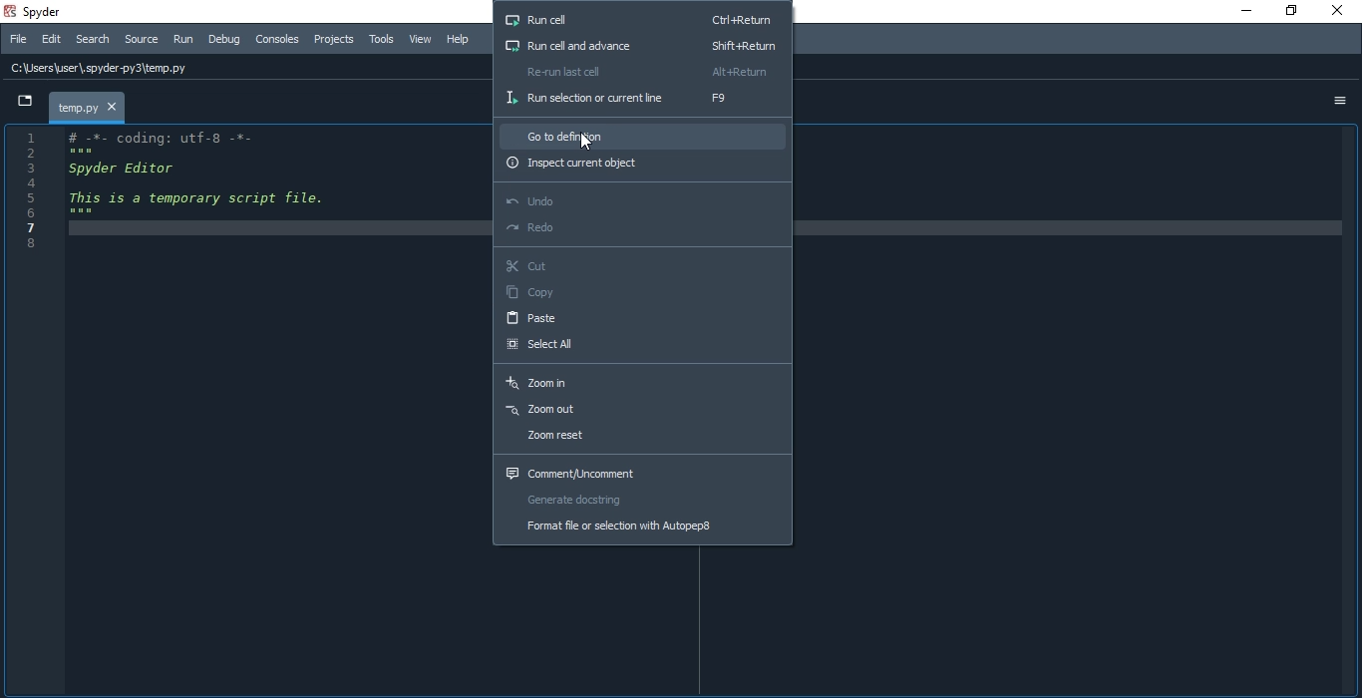 The image size is (1362, 698). Describe the element at coordinates (150, 136) in the screenshot. I see `1  # -*- coding: utf-8 -*-` at that location.